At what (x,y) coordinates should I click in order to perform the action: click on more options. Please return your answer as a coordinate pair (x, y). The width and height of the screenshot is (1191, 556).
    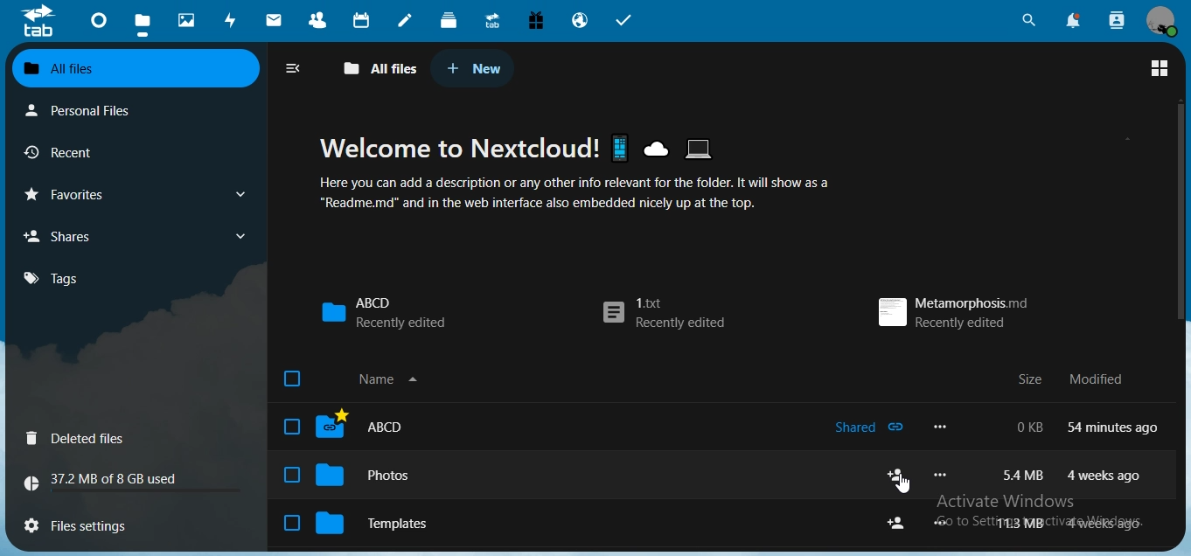
    Looking at the image, I should click on (944, 427).